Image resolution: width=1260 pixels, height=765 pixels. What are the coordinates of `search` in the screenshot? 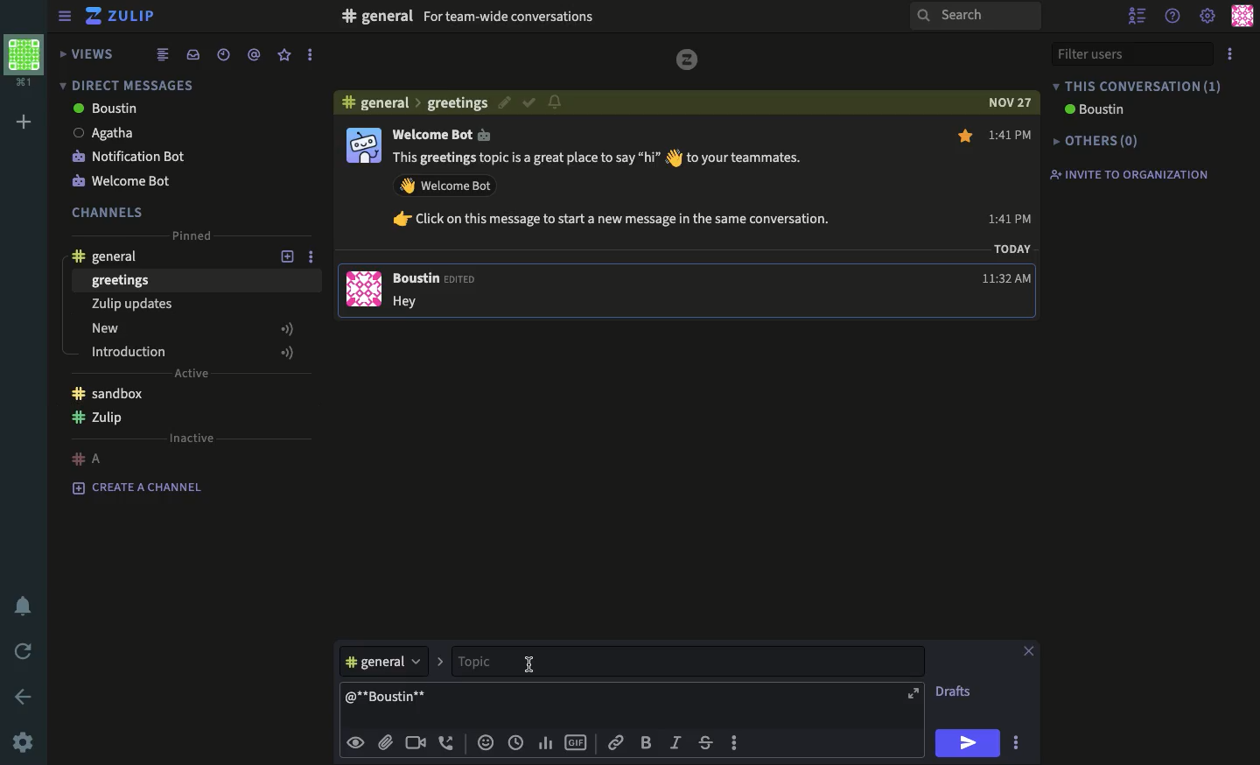 It's located at (977, 18).